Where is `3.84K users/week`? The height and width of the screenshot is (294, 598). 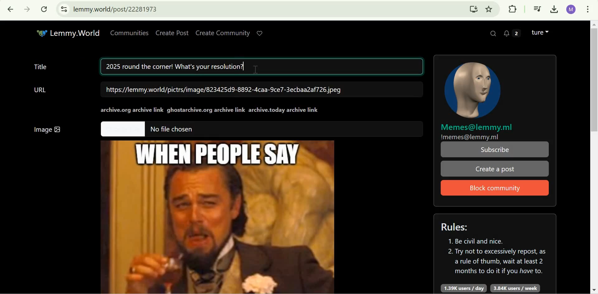 3.84K users/week is located at coordinates (515, 288).